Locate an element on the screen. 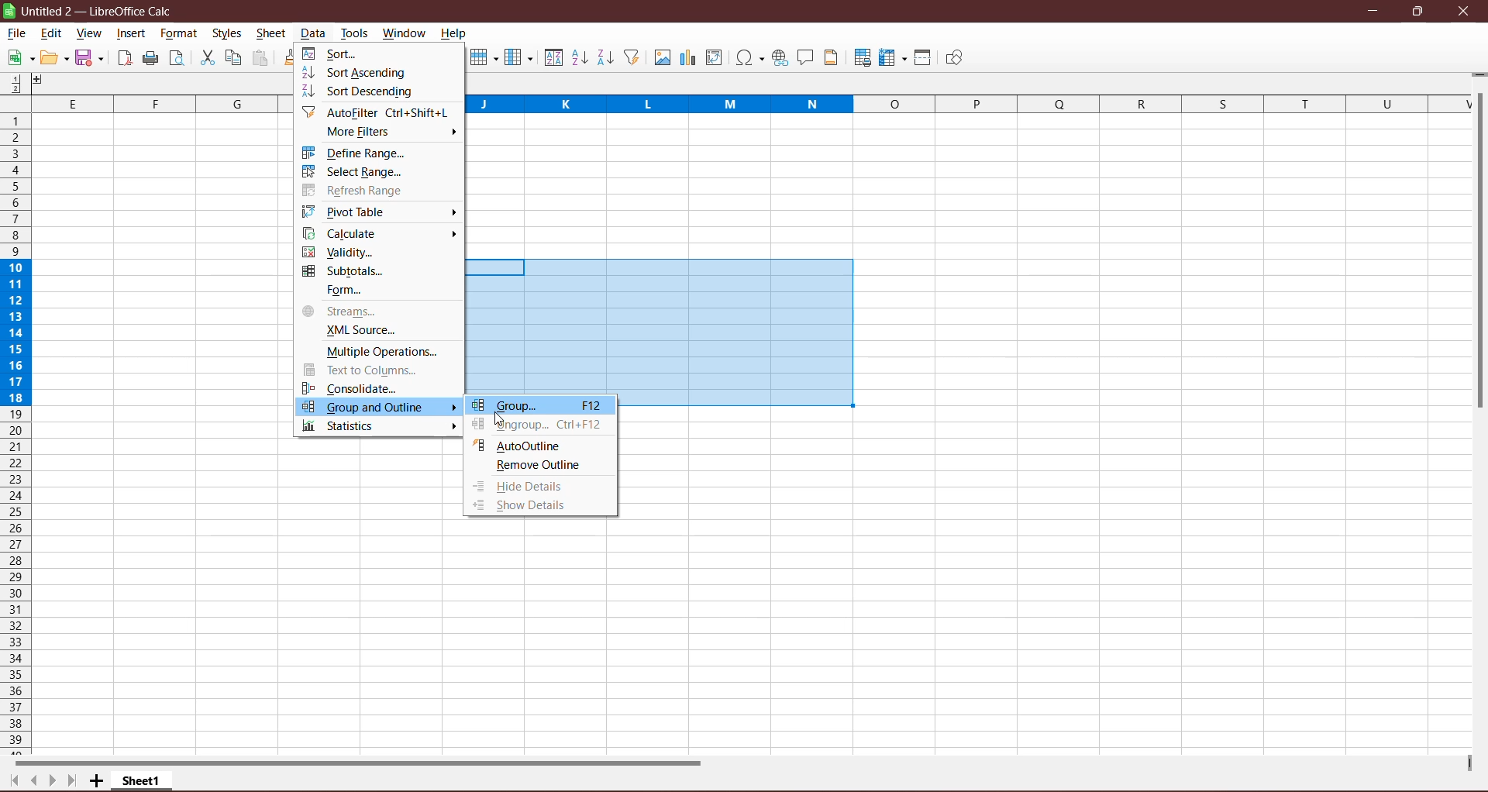 The height and width of the screenshot is (792, 1488). Group is located at coordinates (540, 406).